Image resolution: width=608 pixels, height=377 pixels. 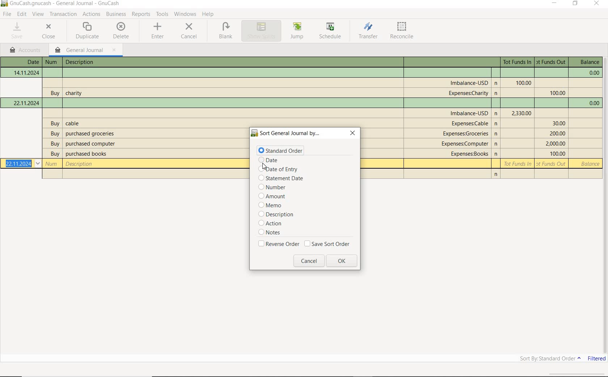 What do you see at coordinates (281, 150) in the screenshot?
I see `standard order` at bounding box center [281, 150].